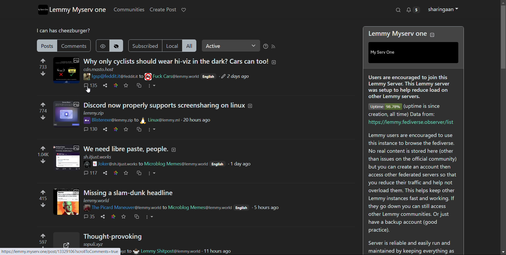 The width and height of the screenshot is (506, 255). What do you see at coordinates (414, 192) in the screenshot?
I see `Lemmy users are encouraged to use
this instance to browse the fediverse.
No real content is stored here (other
than issues on the official community)
but you can create an account then
access other federated servers so that
you reduce their traffic and help not
overload them. This helps keep other
Lemmy instances fast and working. If
they go down you can still access
other Lemmy communities. Or just
have a backup account (good
practice).

Server is reliable and easily run and
maintained by keeping everything as` at bounding box center [414, 192].